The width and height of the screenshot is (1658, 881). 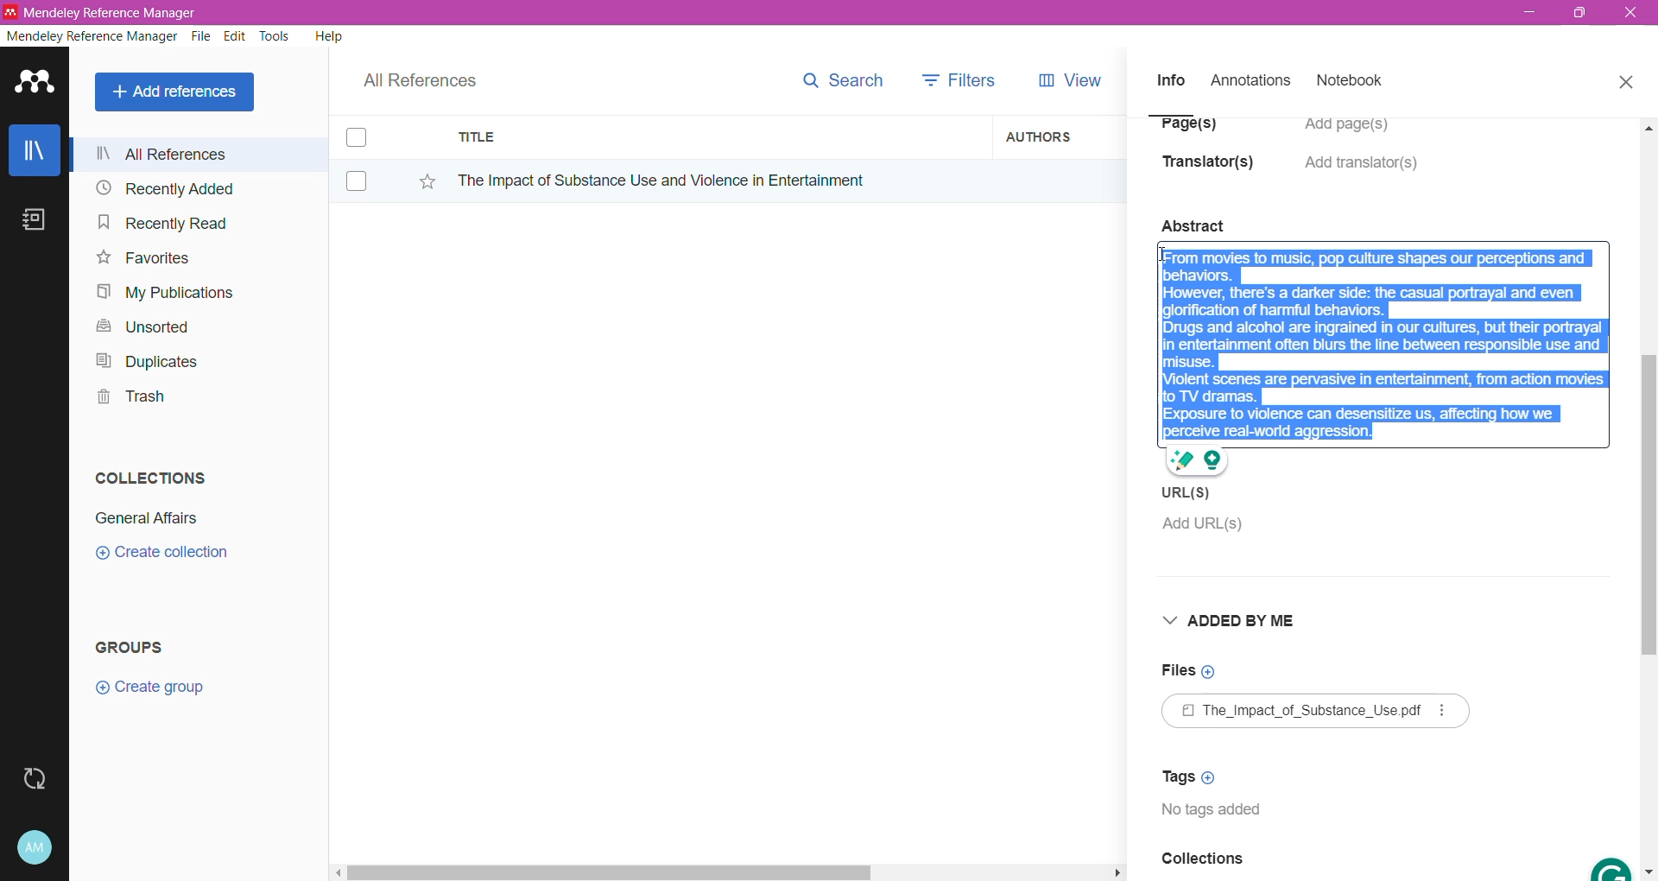 What do you see at coordinates (1364, 173) in the screenshot?
I see `Click to Add translators` at bounding box center [1364, 173].